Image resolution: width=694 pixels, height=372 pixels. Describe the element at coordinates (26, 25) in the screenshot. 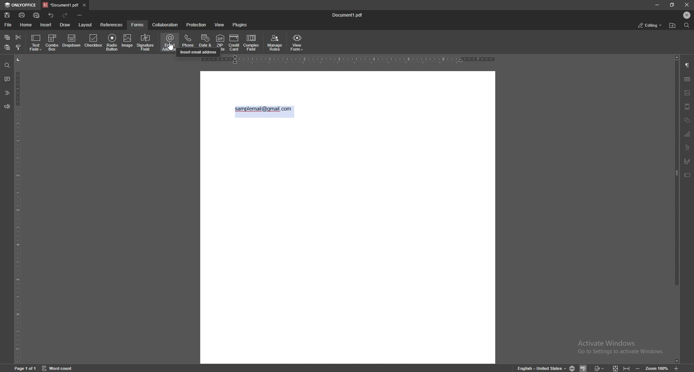

I see `home` at that location.